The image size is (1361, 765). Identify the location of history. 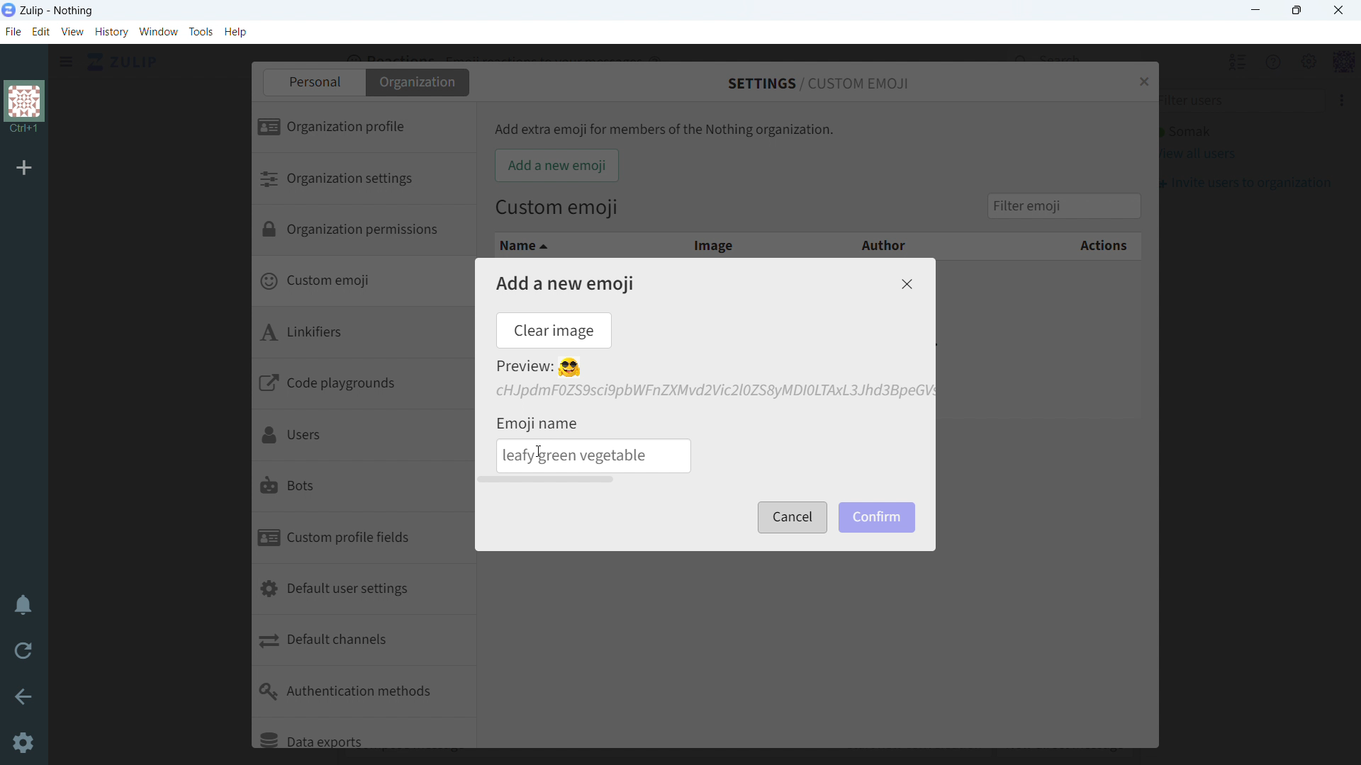
(111, 32).